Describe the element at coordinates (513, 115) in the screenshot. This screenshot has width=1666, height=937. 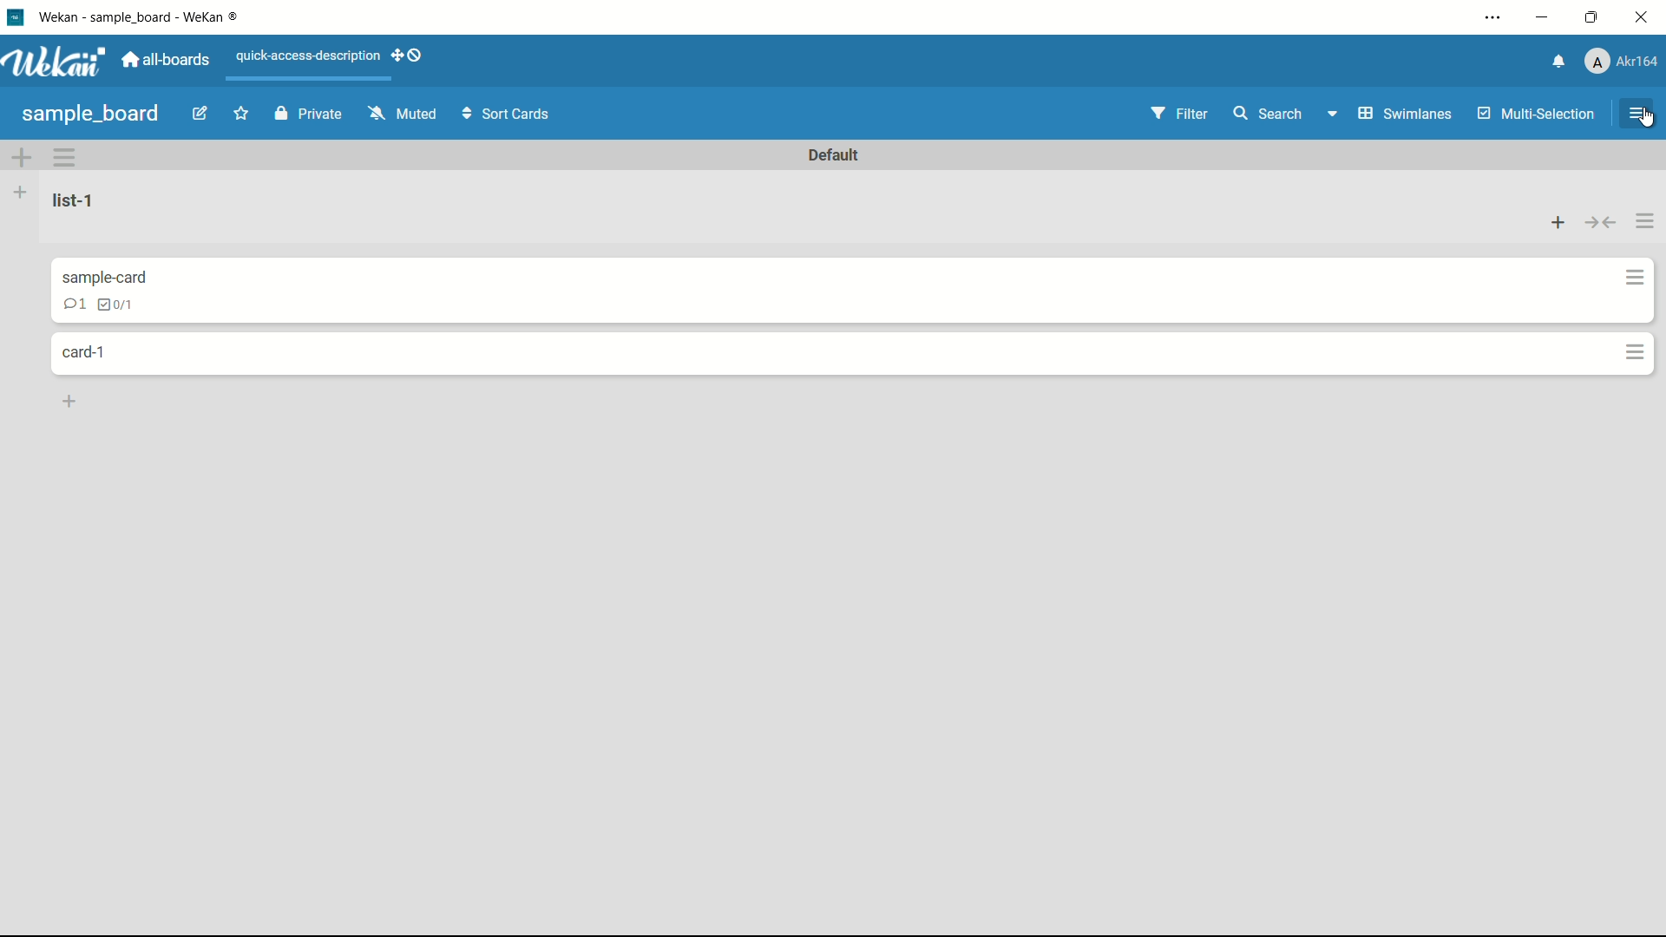
I see `sort cards` at that location.